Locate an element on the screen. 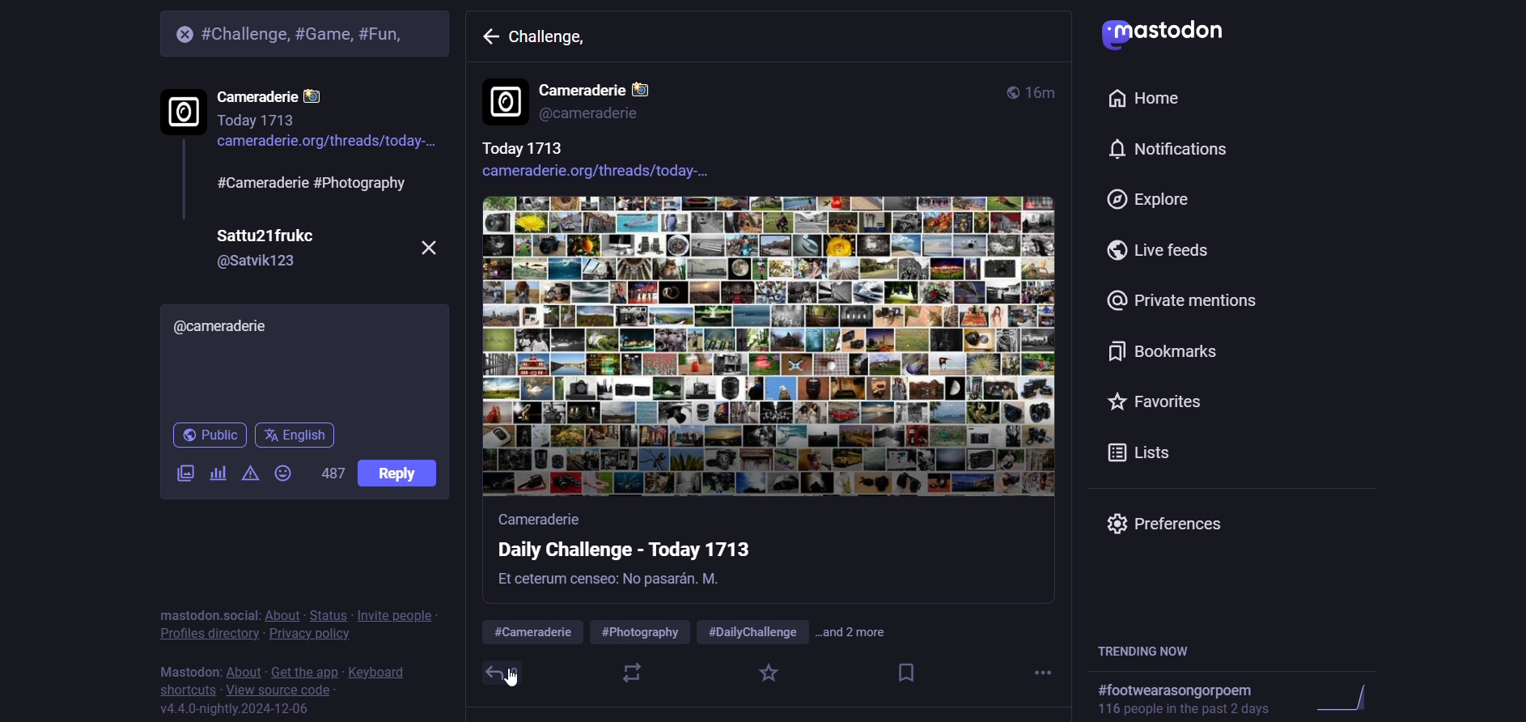 The width and height of the screenshot is (1526, 722). write here is located at coordinates (309, 381).